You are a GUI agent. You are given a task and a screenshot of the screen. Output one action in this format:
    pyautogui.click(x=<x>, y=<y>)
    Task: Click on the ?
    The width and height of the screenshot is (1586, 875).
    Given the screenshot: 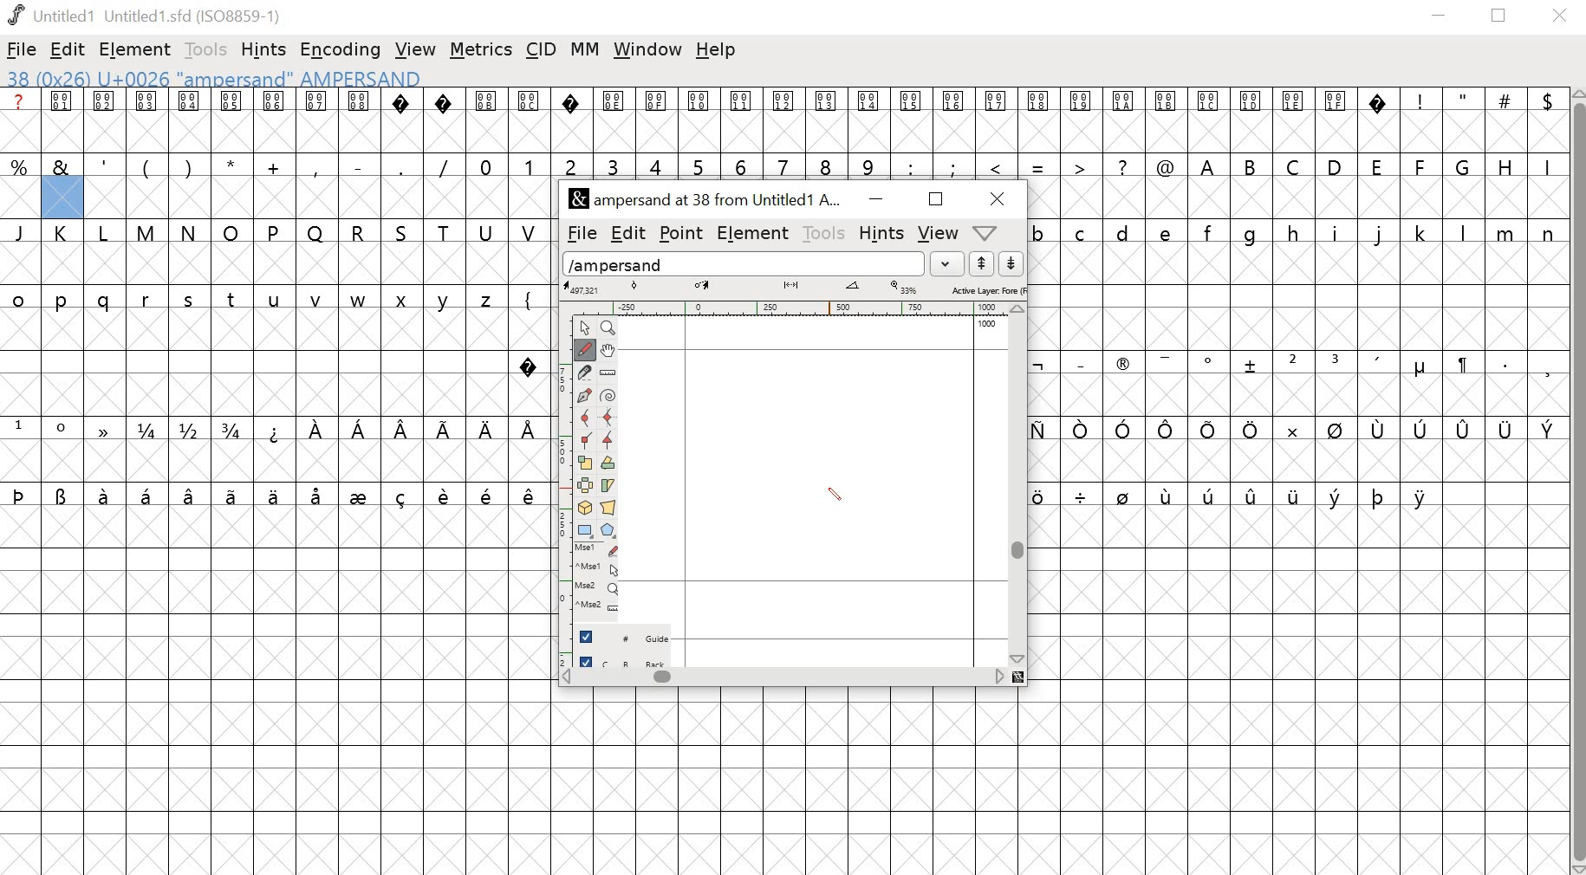 What is the action you would take?
    pyautogui.click(x=1124, y=165)
    